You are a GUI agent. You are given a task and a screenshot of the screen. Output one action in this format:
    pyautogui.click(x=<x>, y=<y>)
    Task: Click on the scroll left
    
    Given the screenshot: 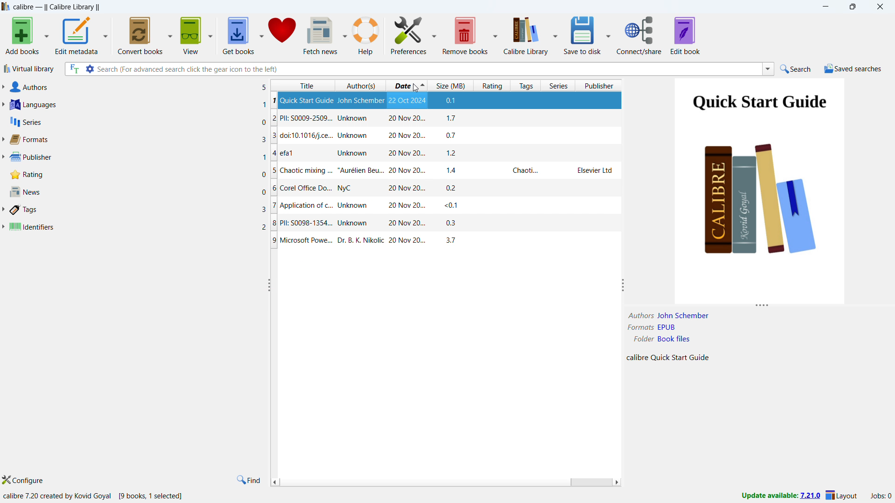 What is the action you would take?
    pyautogui.click(x=275, y=482)
    